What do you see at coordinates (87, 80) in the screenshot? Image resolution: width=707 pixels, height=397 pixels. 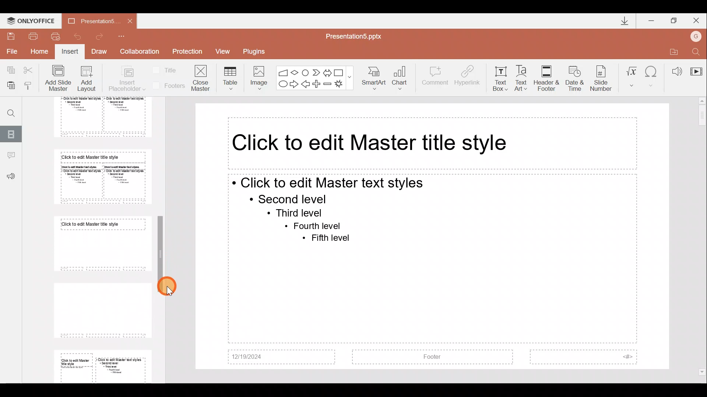 I see `Add layout` at bounding box center [87, 80].